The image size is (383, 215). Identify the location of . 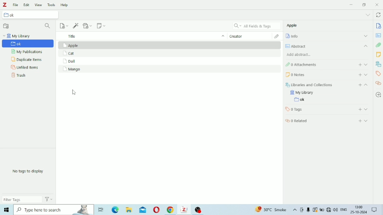
(100, 210).